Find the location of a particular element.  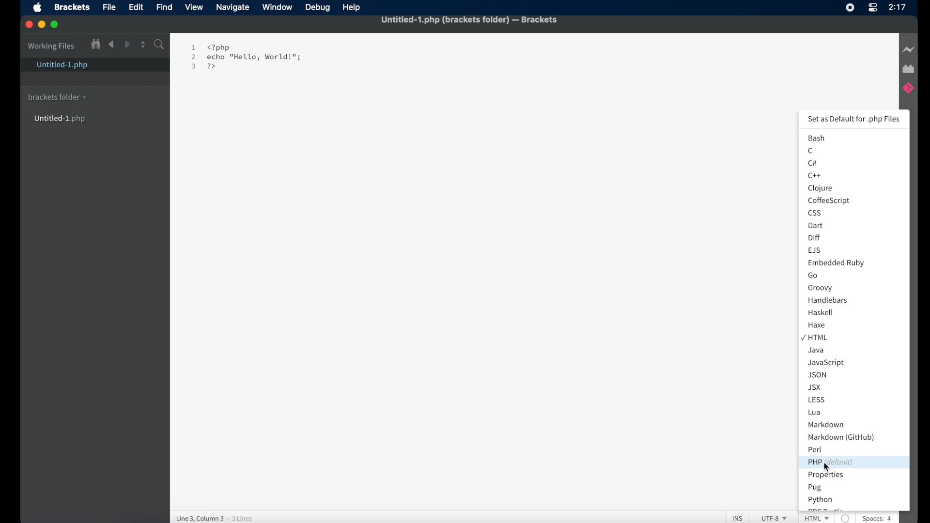

untitled-1 ph is located at coordinates (61, 119).